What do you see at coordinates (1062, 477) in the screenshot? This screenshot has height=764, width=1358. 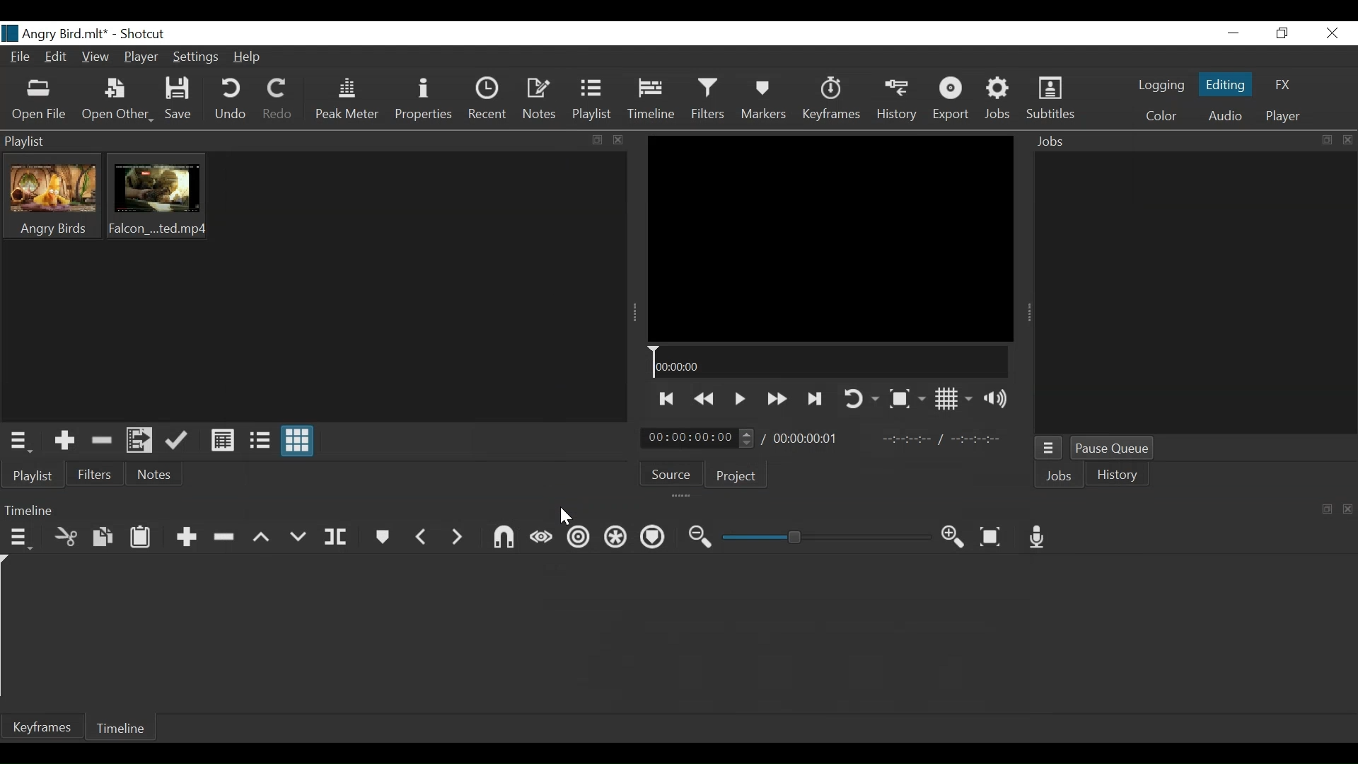 I see `Jobs` at bounding box center [1062, 477].